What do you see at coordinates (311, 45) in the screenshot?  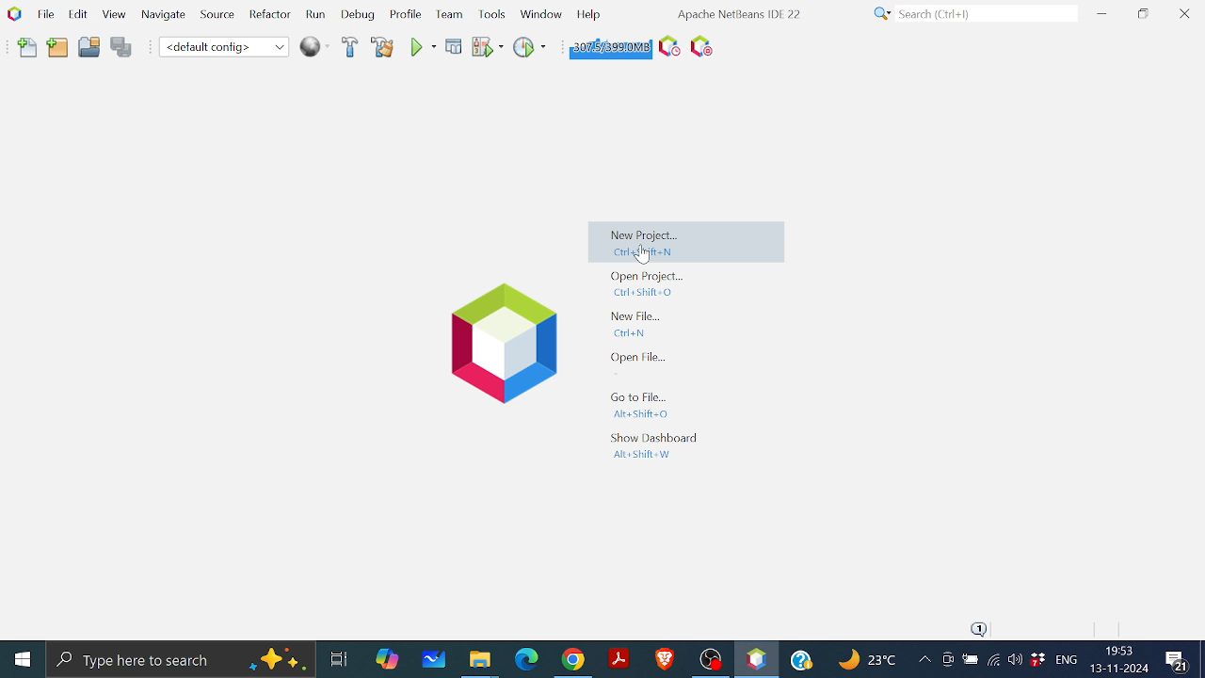 I see `Web` at bounding box center [311, 45].